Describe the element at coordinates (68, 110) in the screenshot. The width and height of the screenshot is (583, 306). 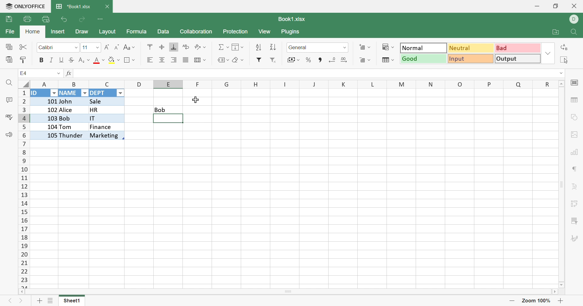
I see `Alice` at that location.